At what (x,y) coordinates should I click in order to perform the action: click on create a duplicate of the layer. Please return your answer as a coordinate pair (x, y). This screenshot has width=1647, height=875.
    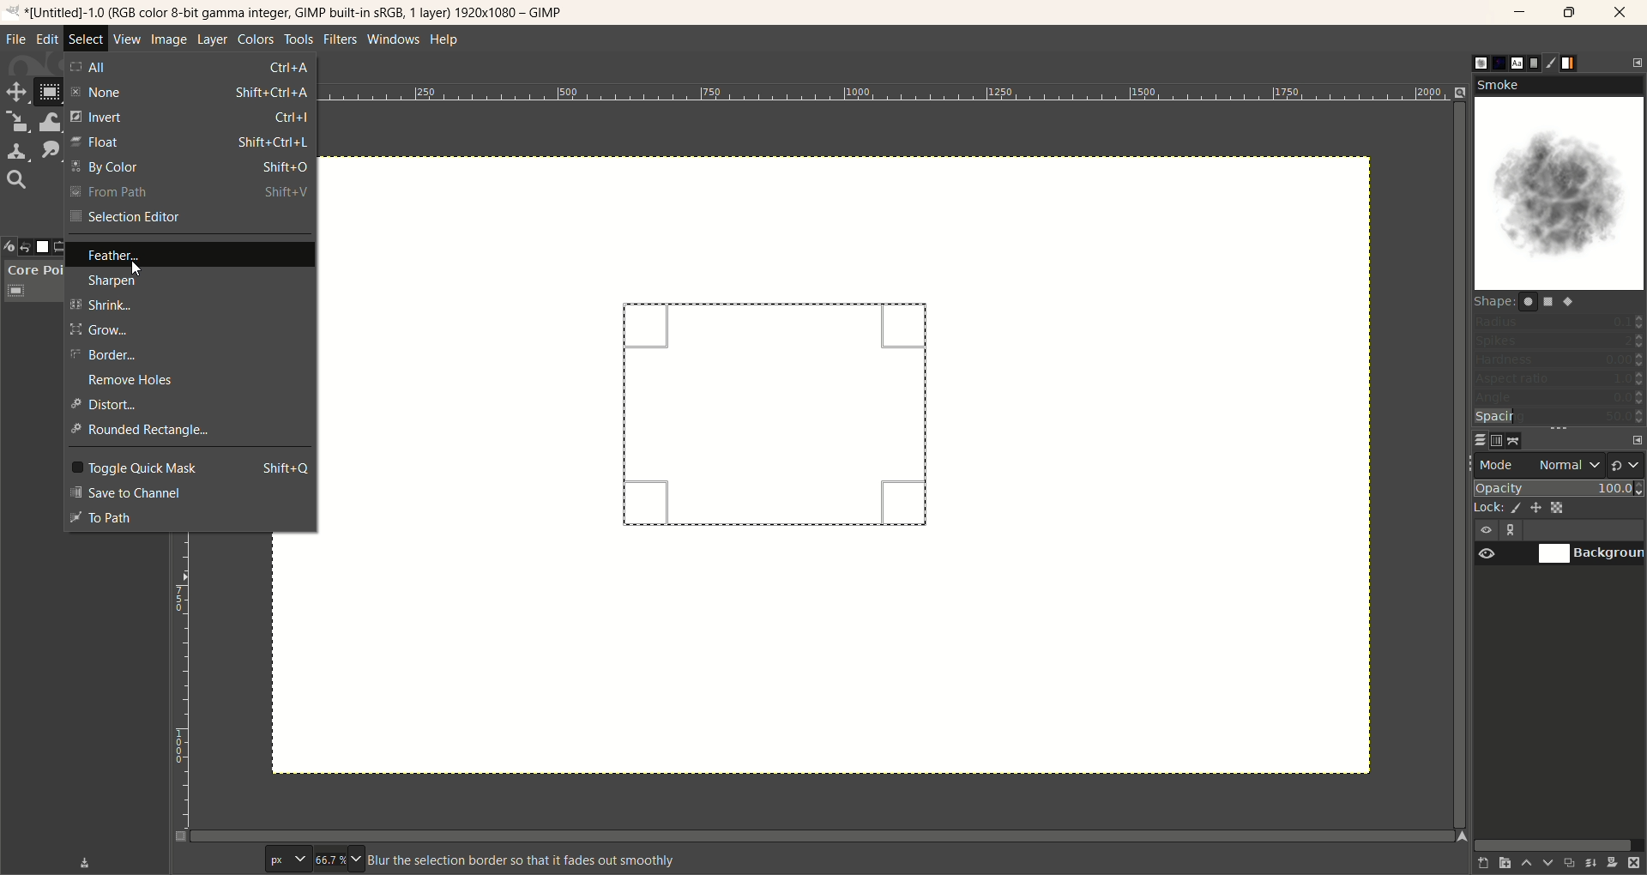
    Looking at the image, I should click on (1568, 864).